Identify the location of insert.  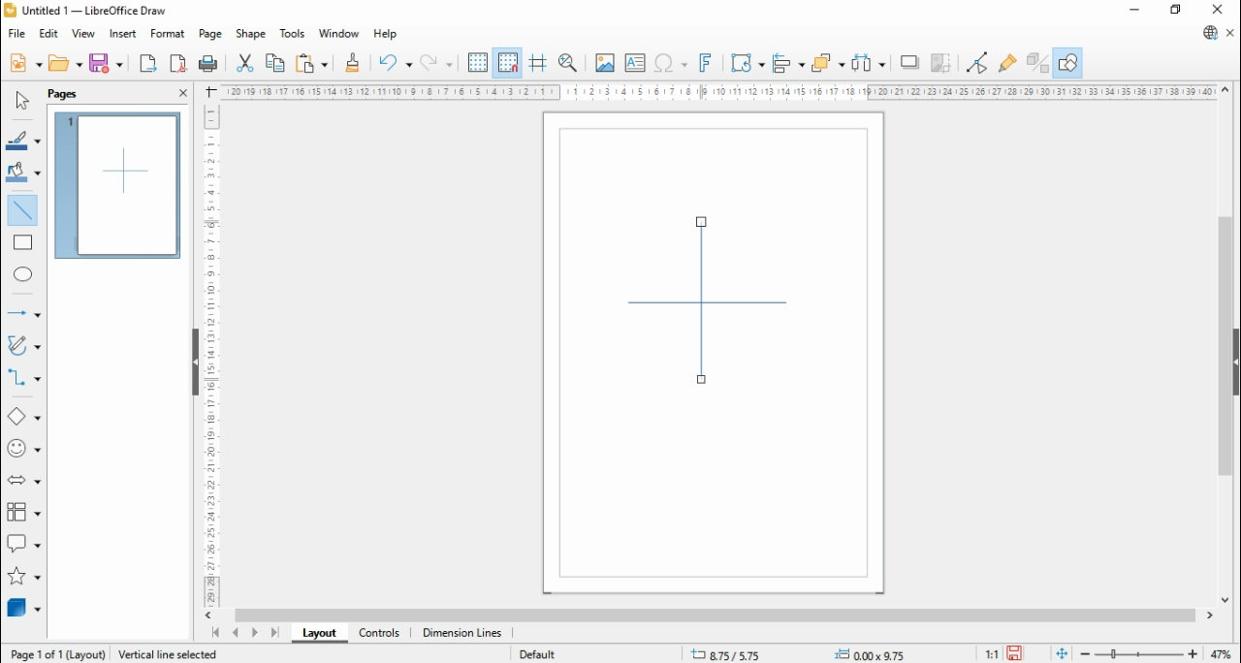
(122, 34).